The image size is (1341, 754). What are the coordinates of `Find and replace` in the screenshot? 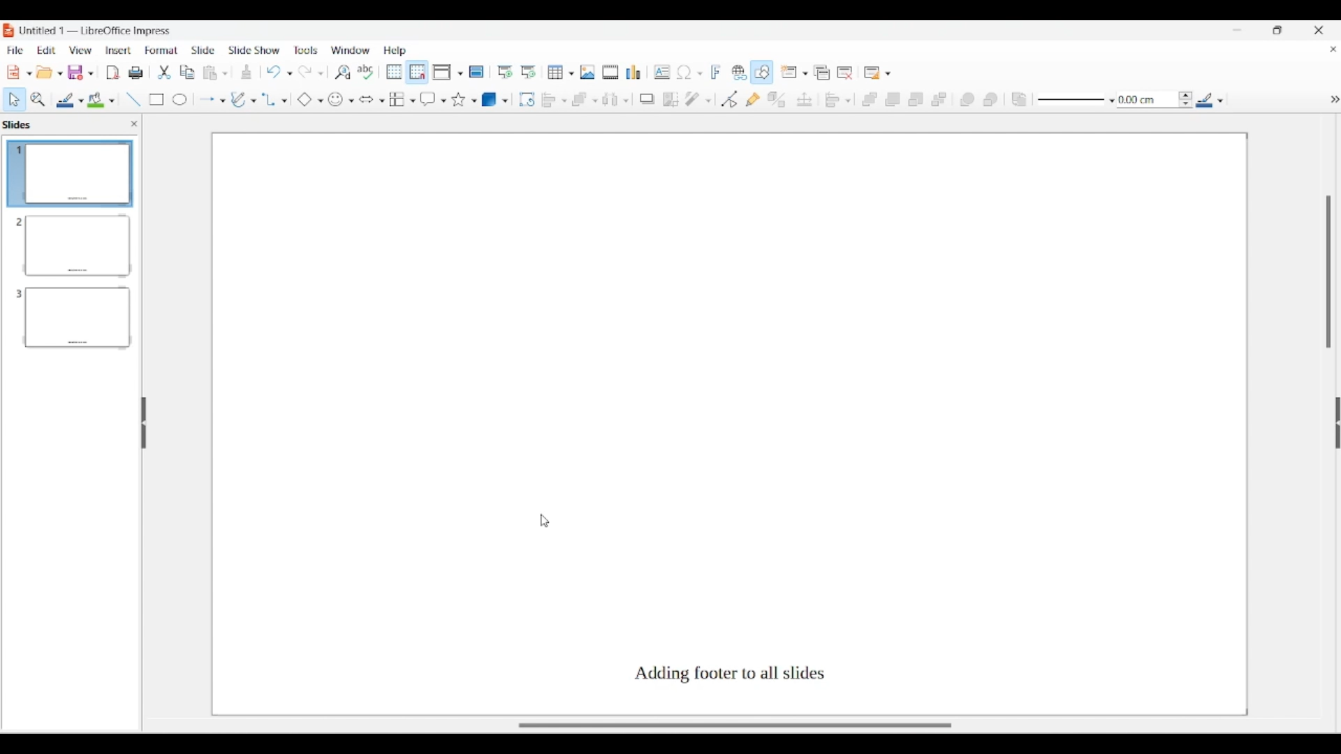 It's located at (343, 72).